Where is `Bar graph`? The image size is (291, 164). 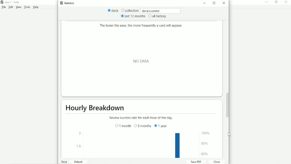 Bar graph is located at coordinates (148, 144).